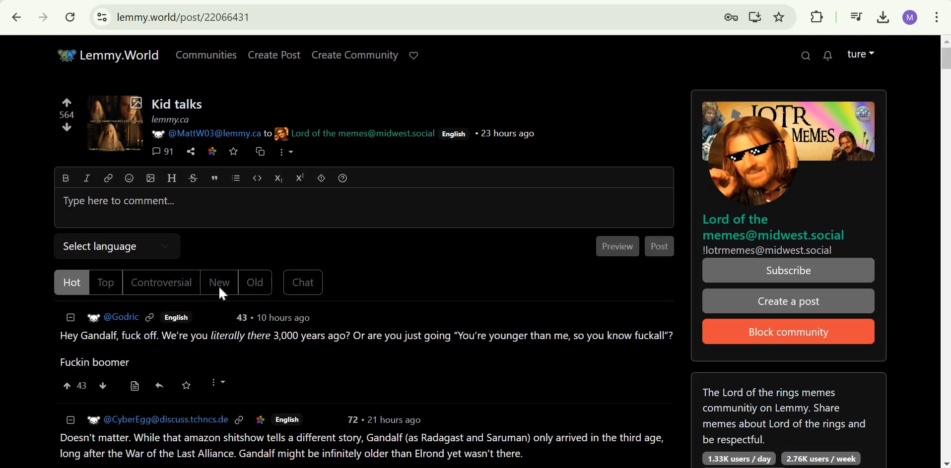  Describe the element at coordinates (218, 382) in the screenshot. I see `more` at that location.